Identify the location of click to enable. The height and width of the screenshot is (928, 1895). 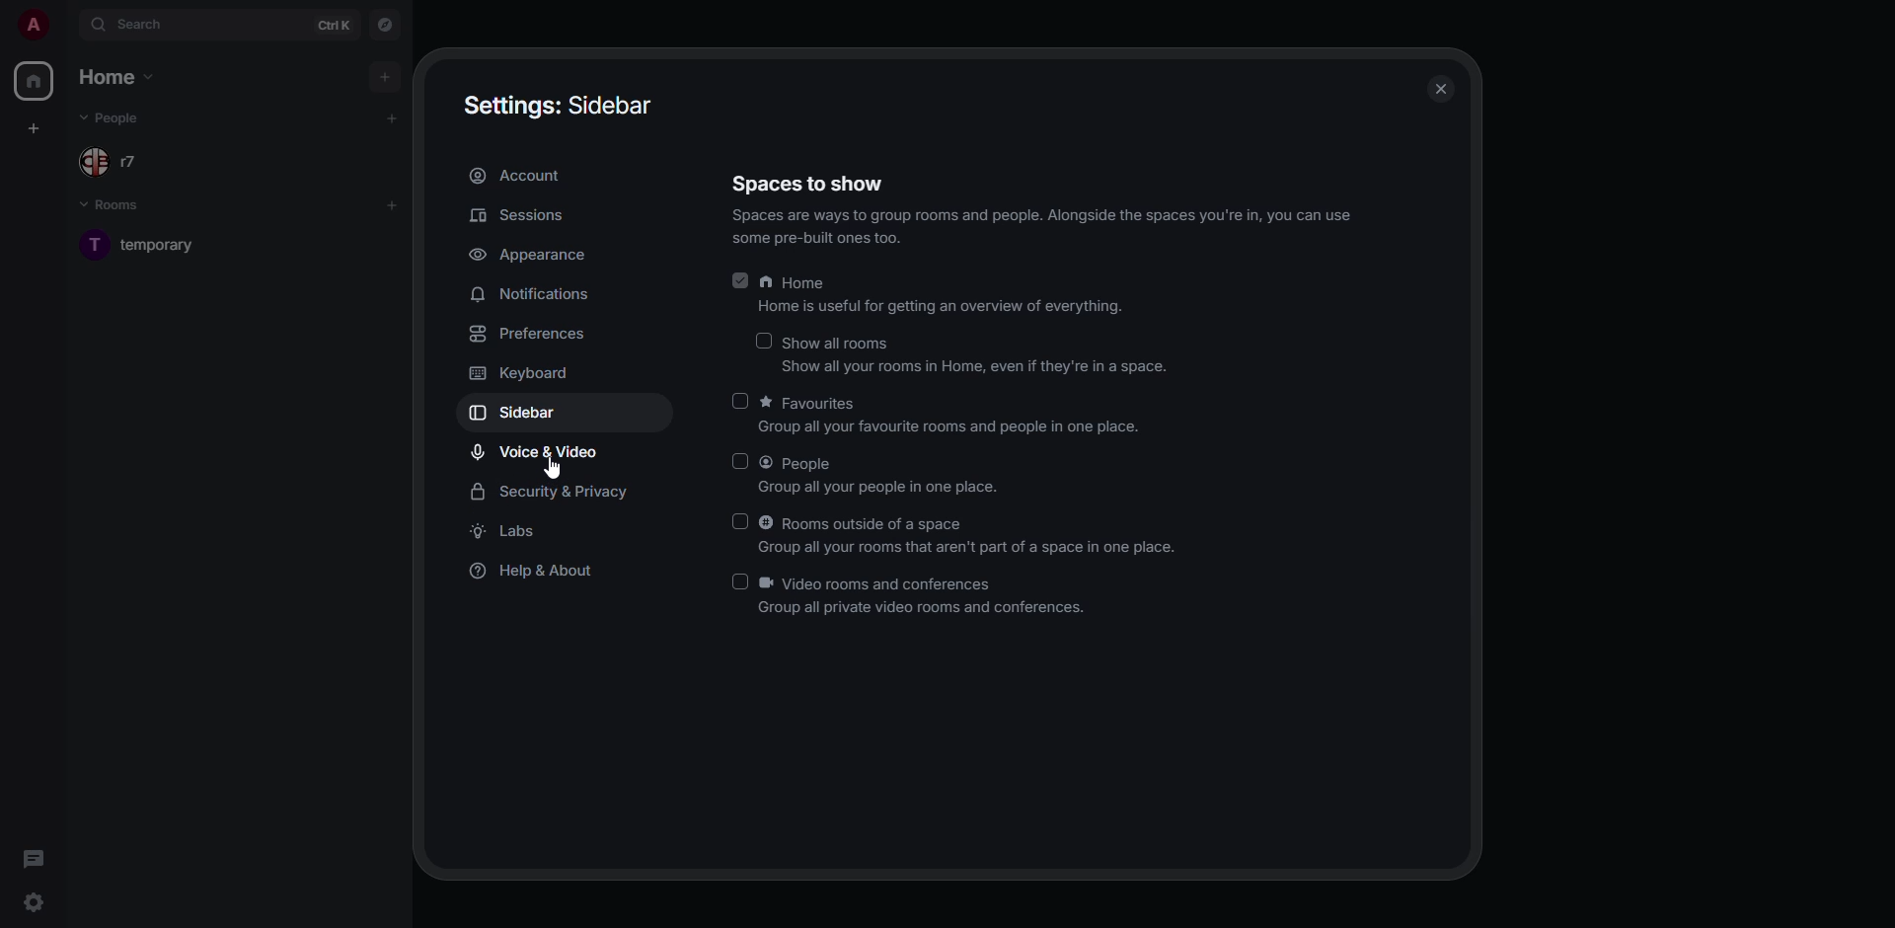
(740, 461).